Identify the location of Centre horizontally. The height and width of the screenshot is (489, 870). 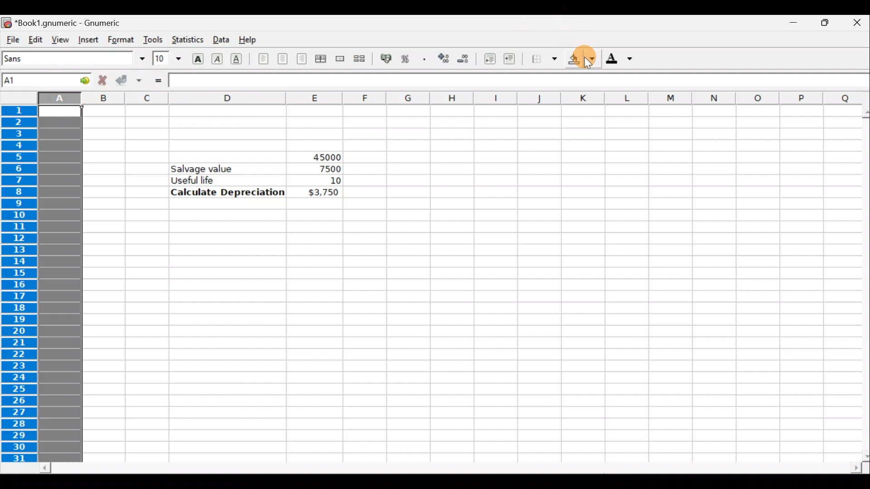
(282, 62).